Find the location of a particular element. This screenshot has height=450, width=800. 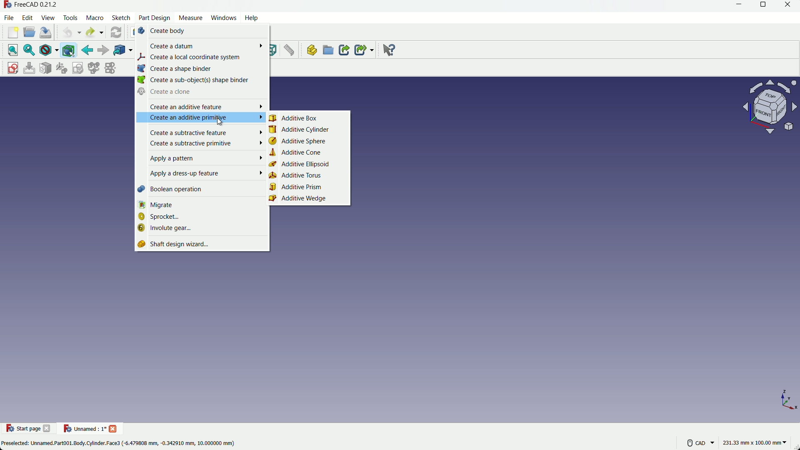

logo is located at coordinates (10, 427).